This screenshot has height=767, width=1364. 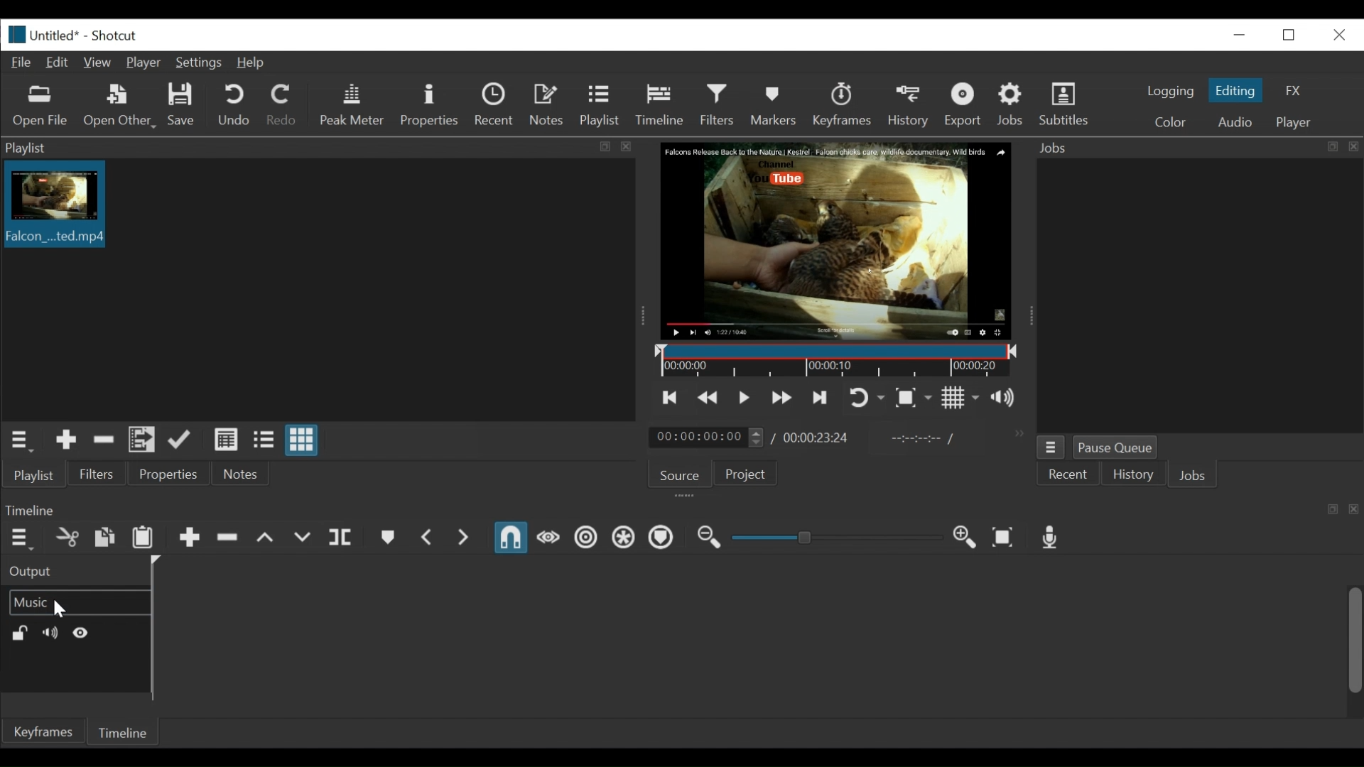 I want to click on File name, so click(x=42, y=33).